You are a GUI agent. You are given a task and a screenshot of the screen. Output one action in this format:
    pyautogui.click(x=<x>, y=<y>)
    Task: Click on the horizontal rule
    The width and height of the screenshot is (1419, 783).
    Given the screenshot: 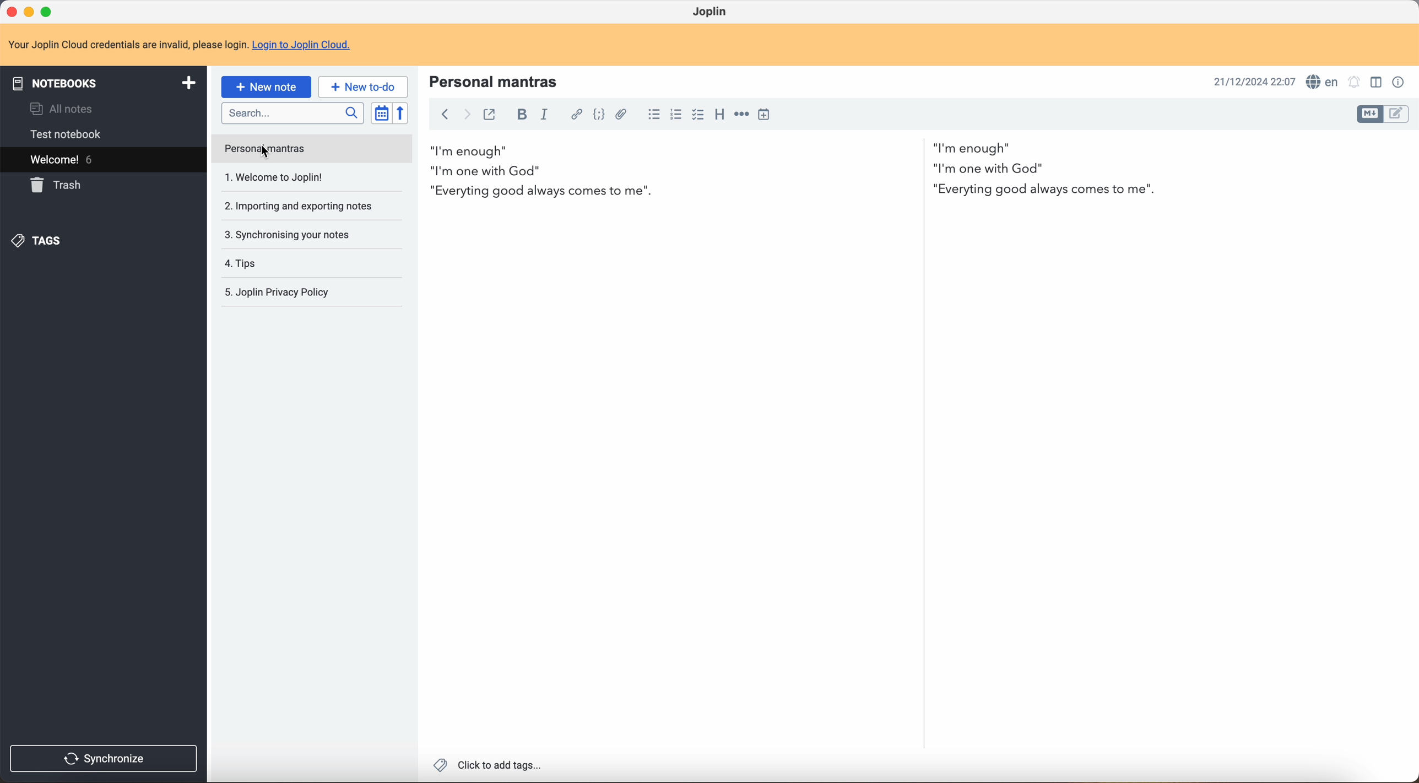 What is the action you would take?
    pyautogui.click(x=742, y=115)
    